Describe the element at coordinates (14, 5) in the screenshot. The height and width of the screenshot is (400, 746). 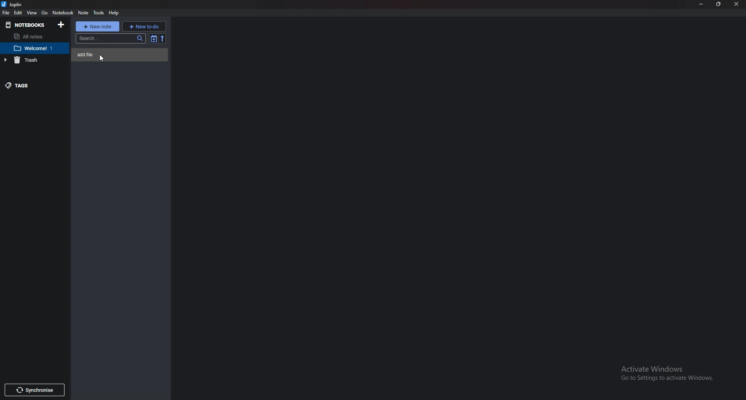
I see `joplin` at that location.